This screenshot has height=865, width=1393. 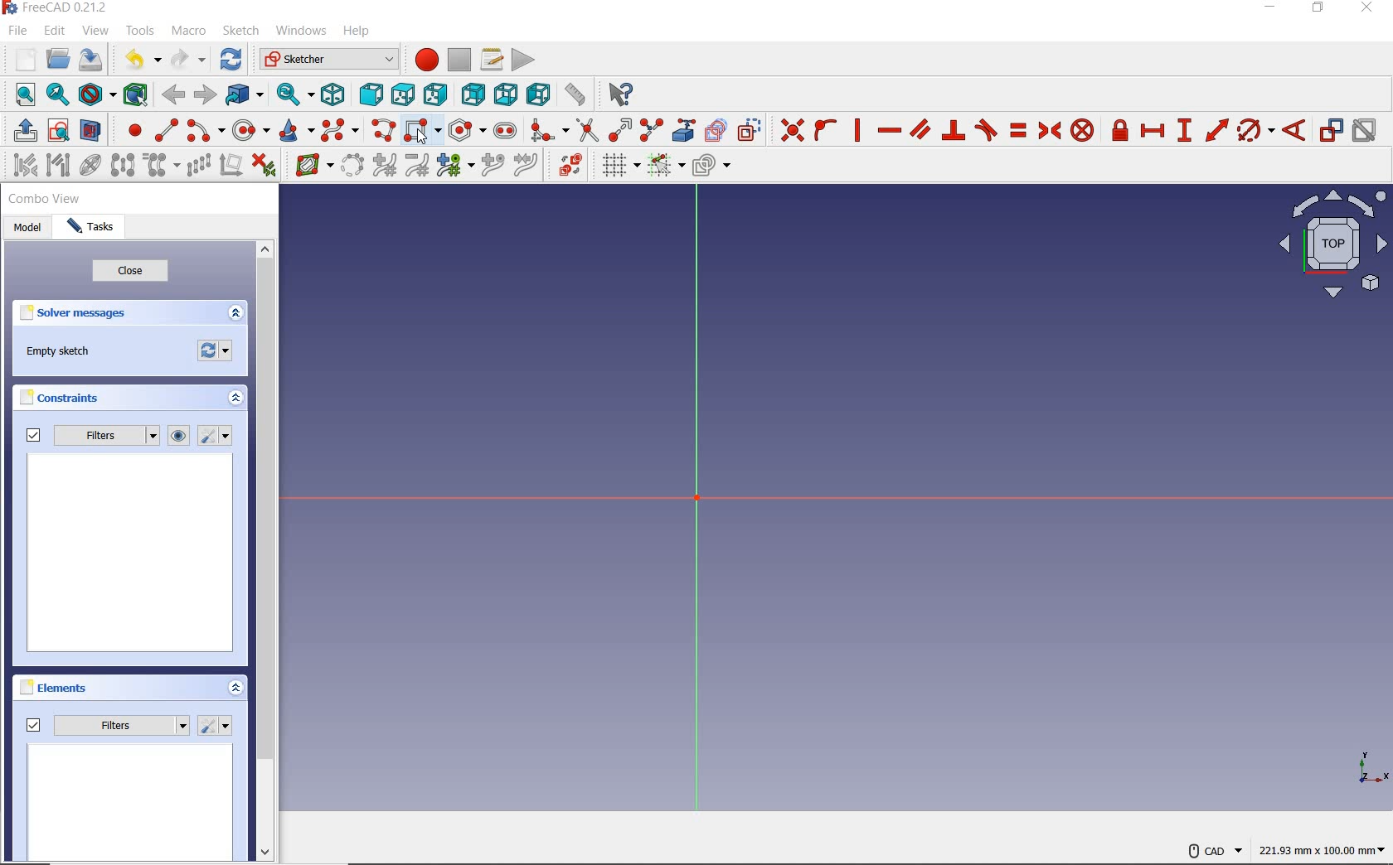 I want to click on decrease b-spline degree, so click(x=419, y=167).